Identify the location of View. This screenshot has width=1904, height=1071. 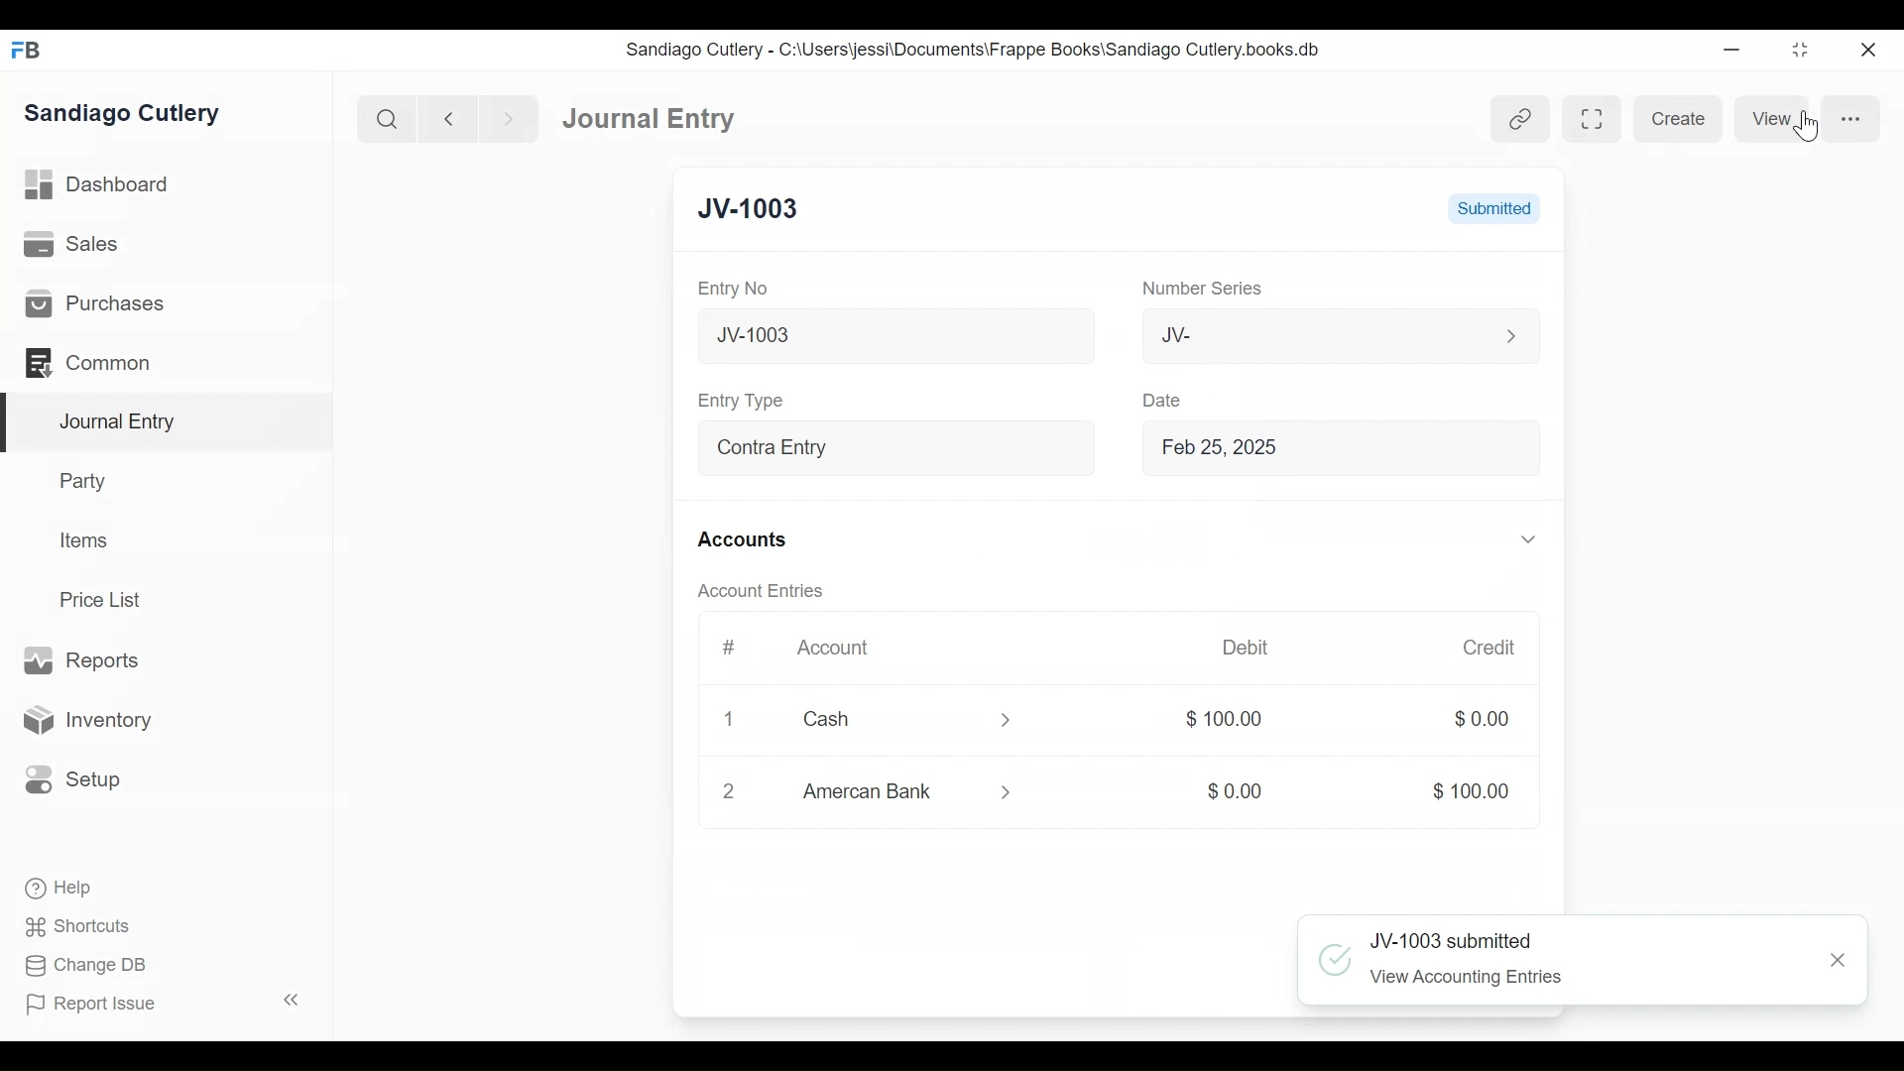
(1773, 119).